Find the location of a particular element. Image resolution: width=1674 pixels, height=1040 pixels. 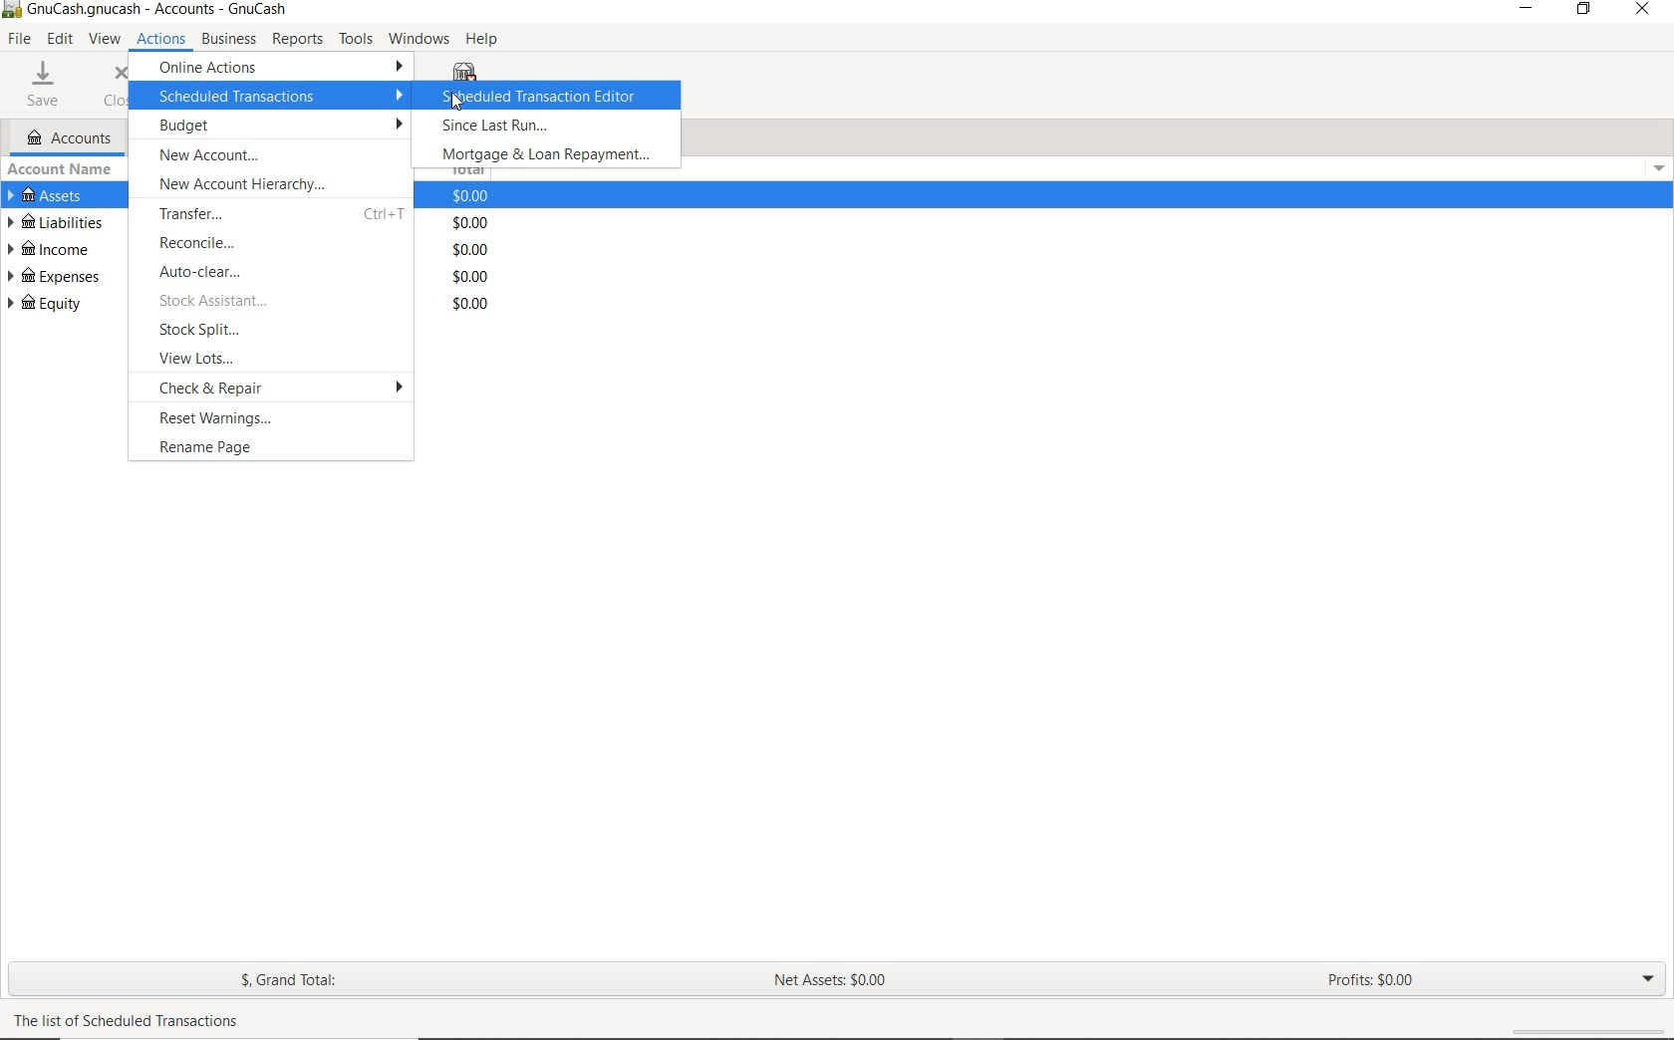

SCHEDULED TRANSACTION EDITOR is located at coordinates (545, 101).